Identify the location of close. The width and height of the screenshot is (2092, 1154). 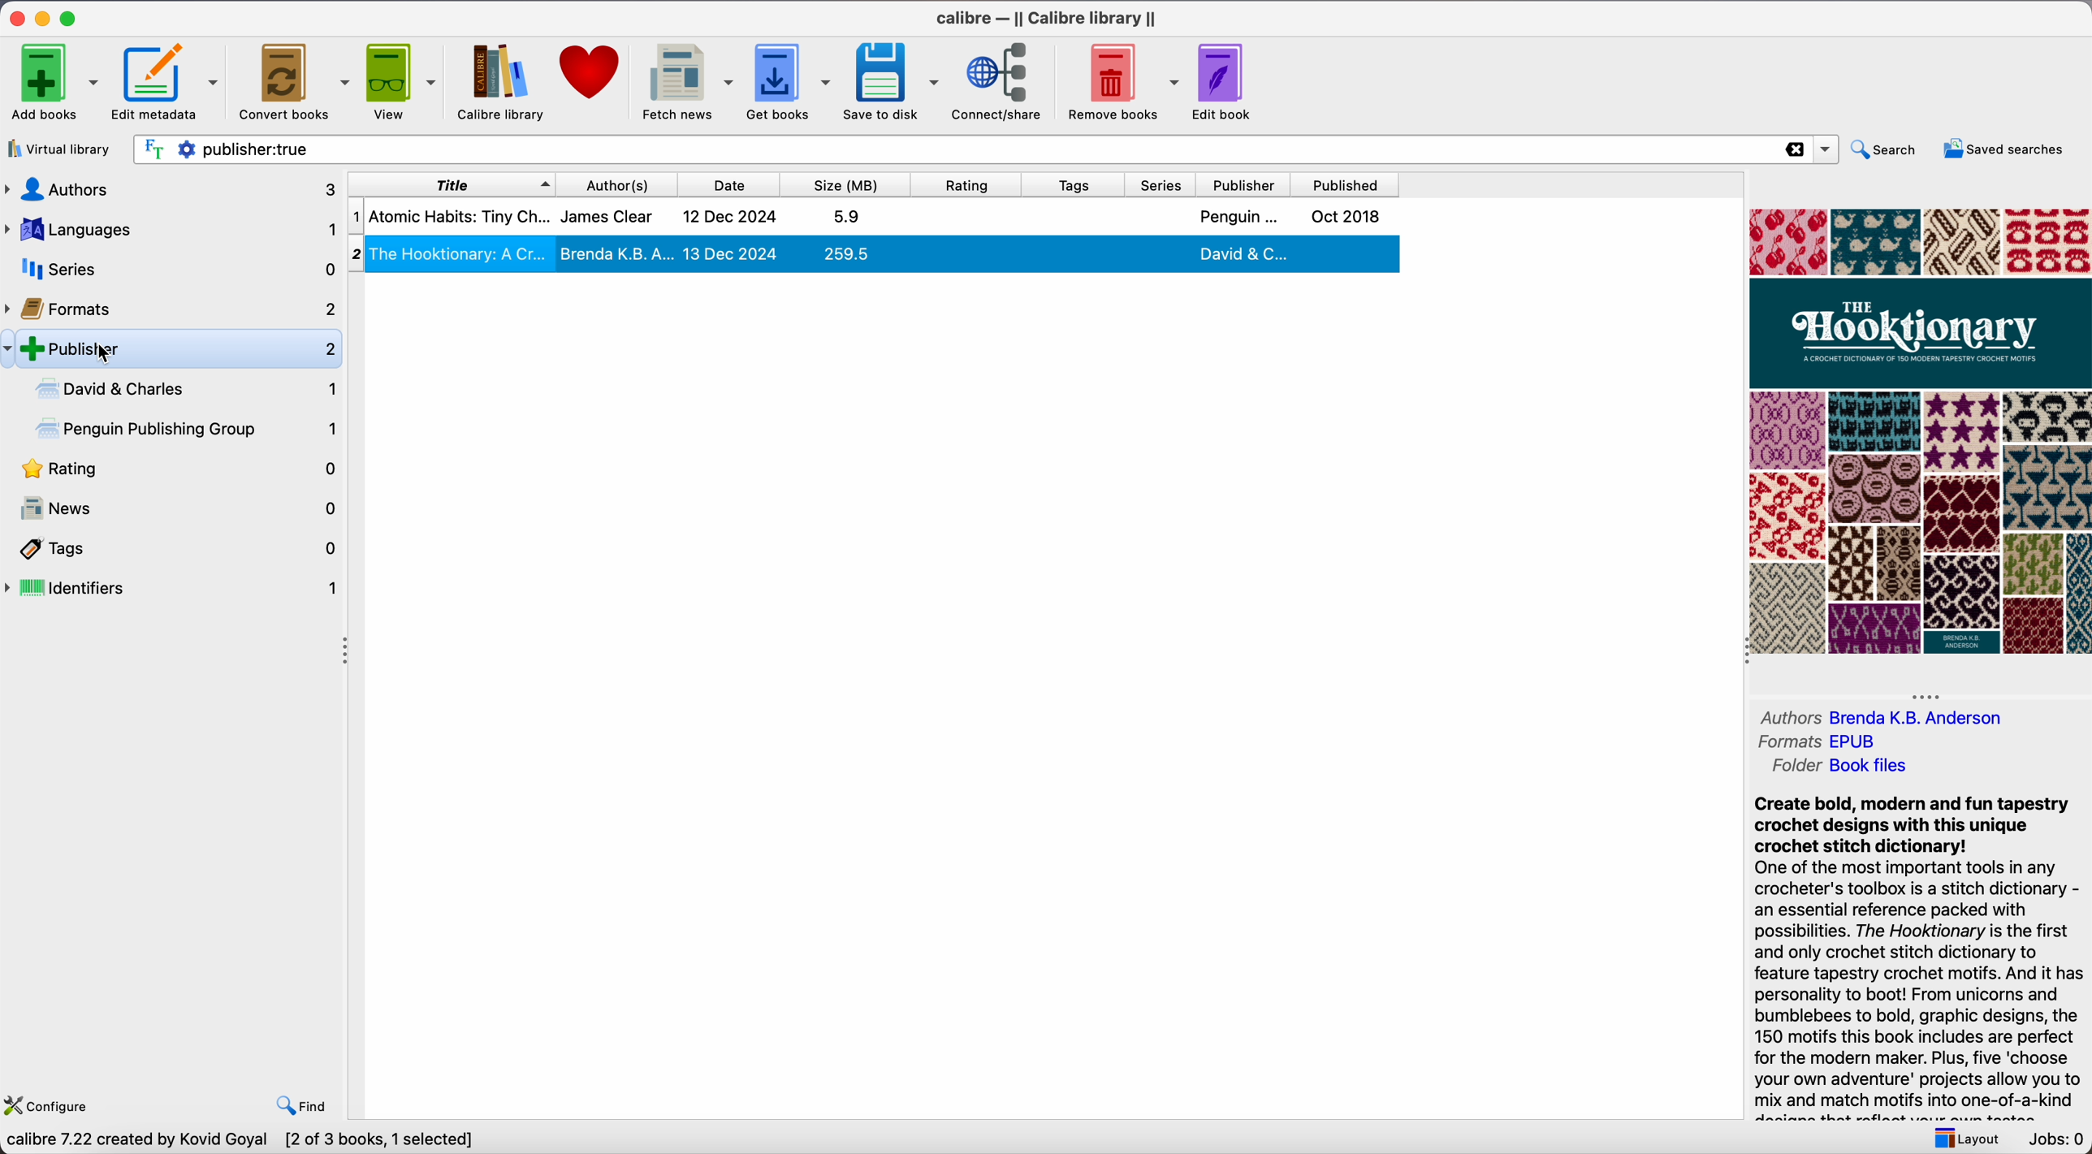
(15, 19).